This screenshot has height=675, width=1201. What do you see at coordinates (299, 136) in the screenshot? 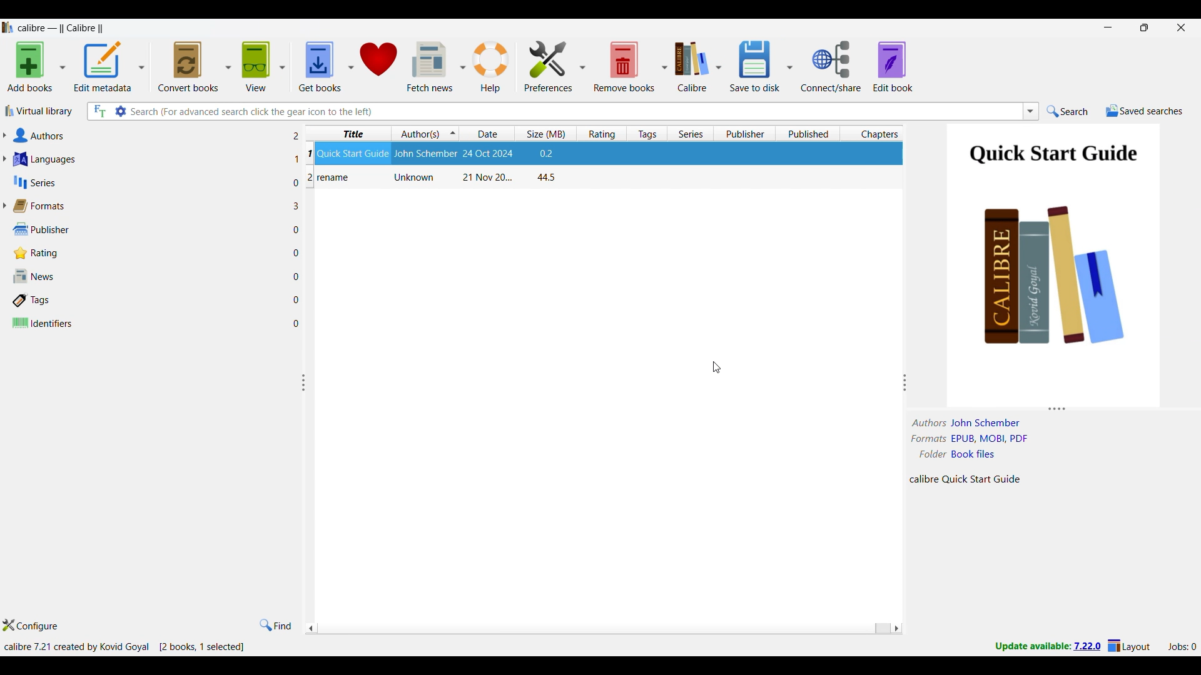
I see `2` at bounding box center [299, 136].